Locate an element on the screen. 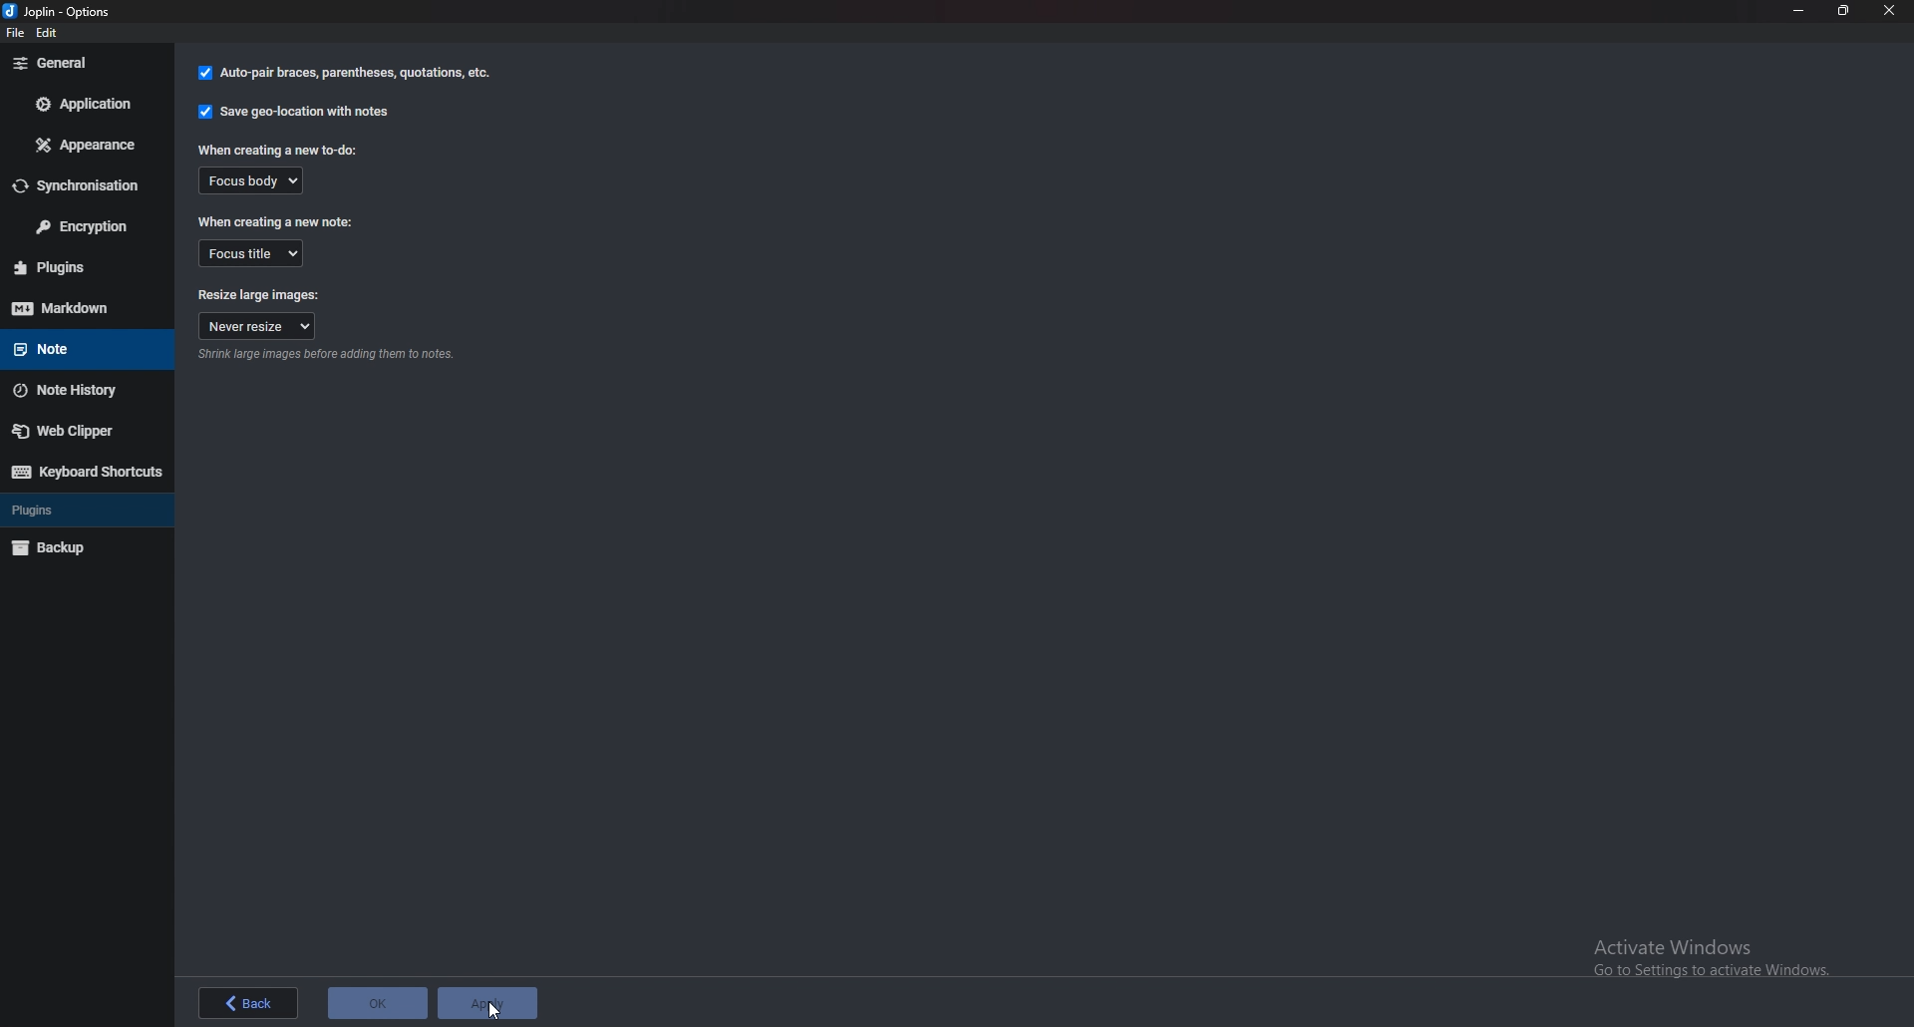 The height and width of the screenshot is (1027, 1914). Appearance is located at coordinates (88, 143).